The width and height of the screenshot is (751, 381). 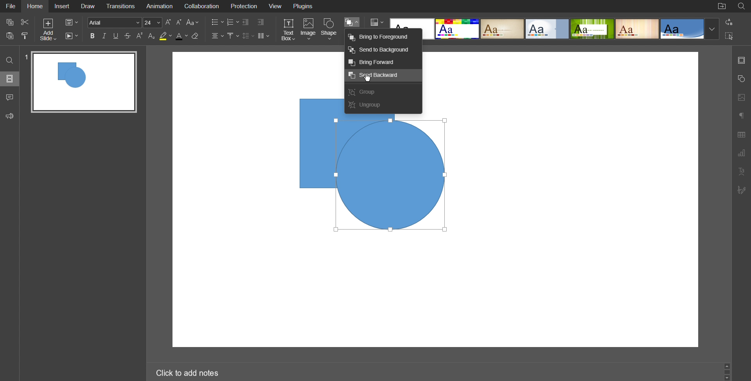 I want to click on Official, so click(x=547, y=29).